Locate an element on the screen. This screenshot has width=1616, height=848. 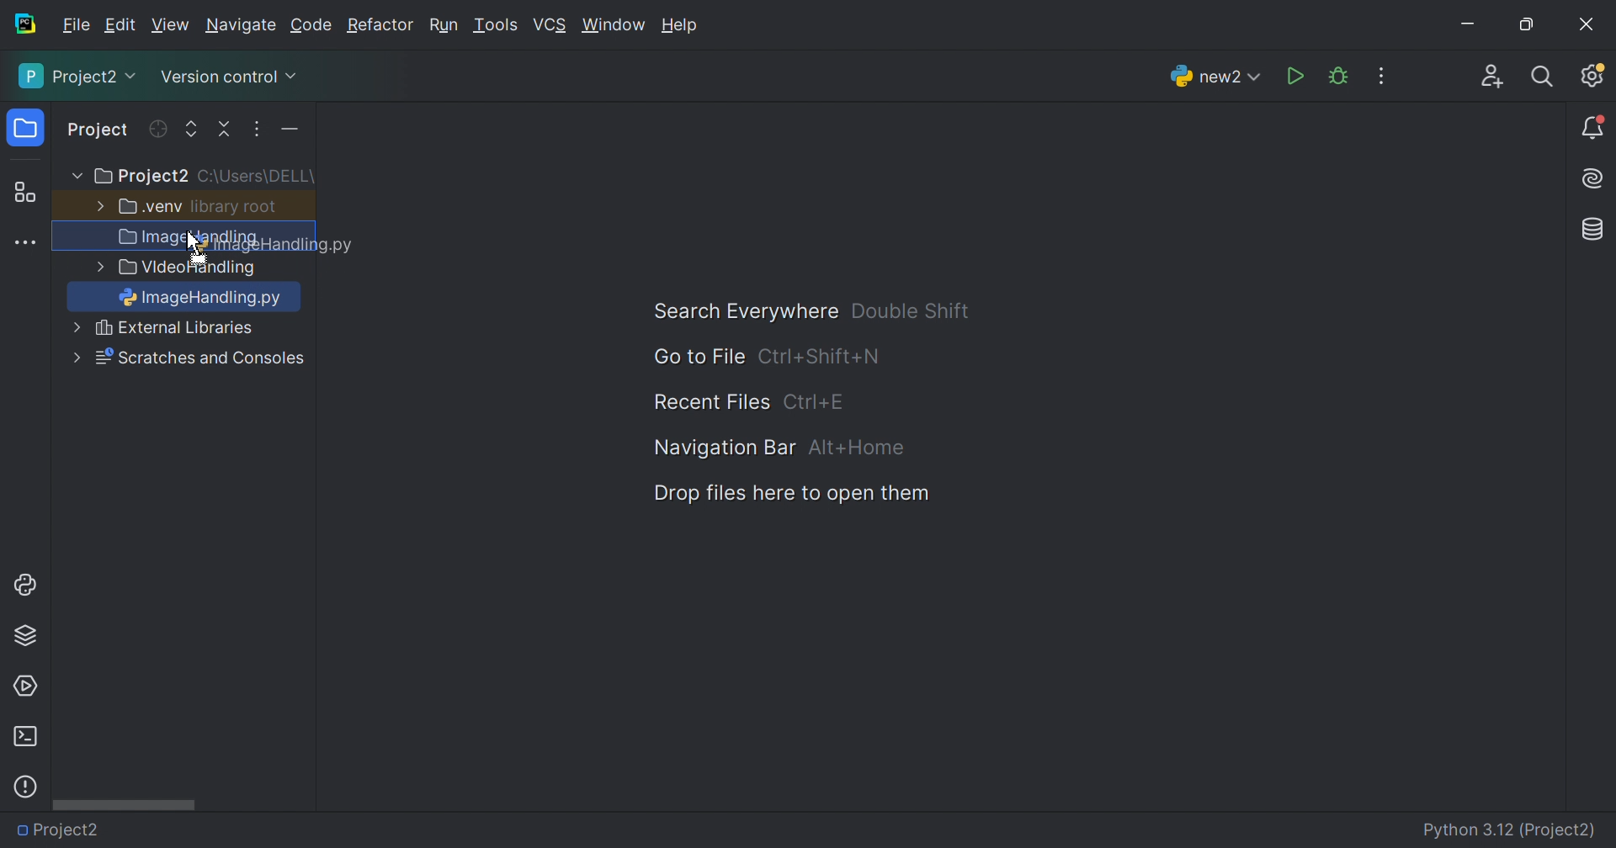
Alt+Home is located at coordinates (858, 448).